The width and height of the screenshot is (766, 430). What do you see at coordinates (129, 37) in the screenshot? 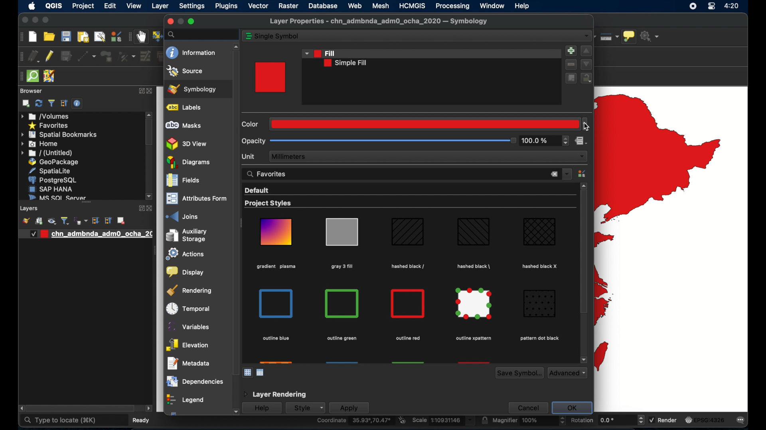
I see `map navigation toolbar` at bounding box center [129, 37].